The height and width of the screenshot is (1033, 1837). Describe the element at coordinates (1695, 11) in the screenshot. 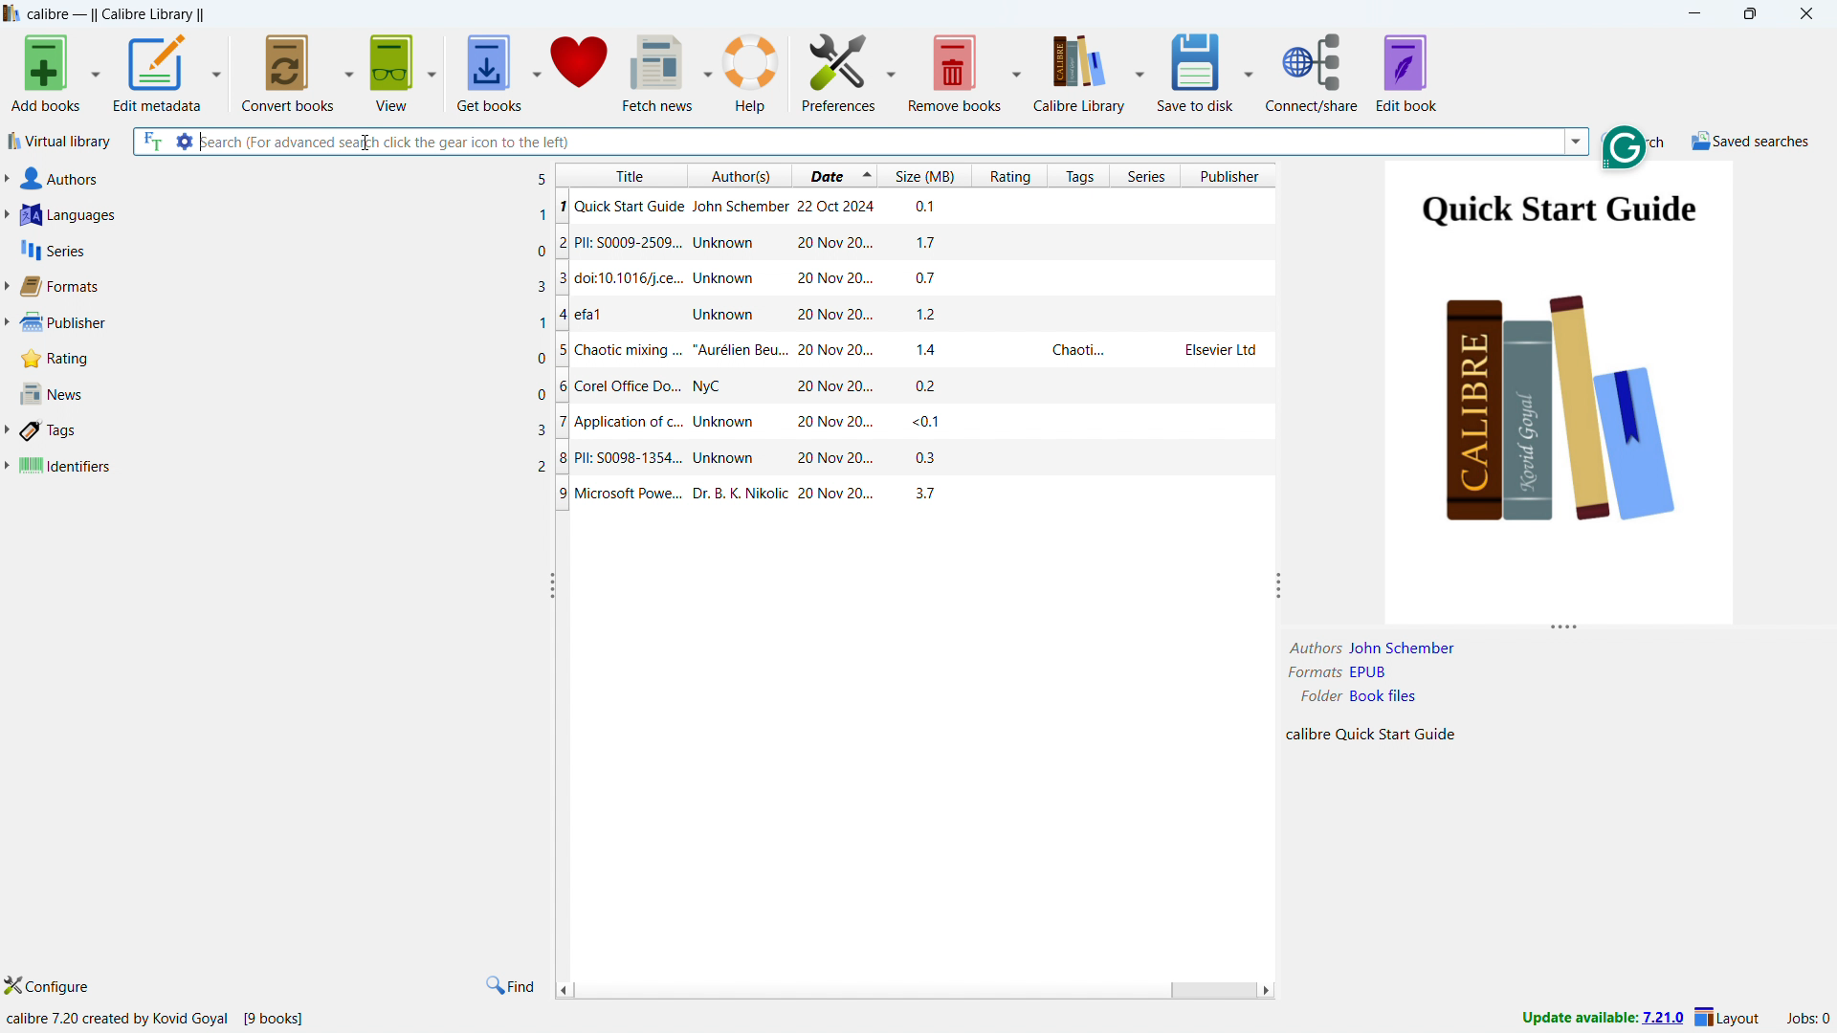

I see `minimize` at that location.